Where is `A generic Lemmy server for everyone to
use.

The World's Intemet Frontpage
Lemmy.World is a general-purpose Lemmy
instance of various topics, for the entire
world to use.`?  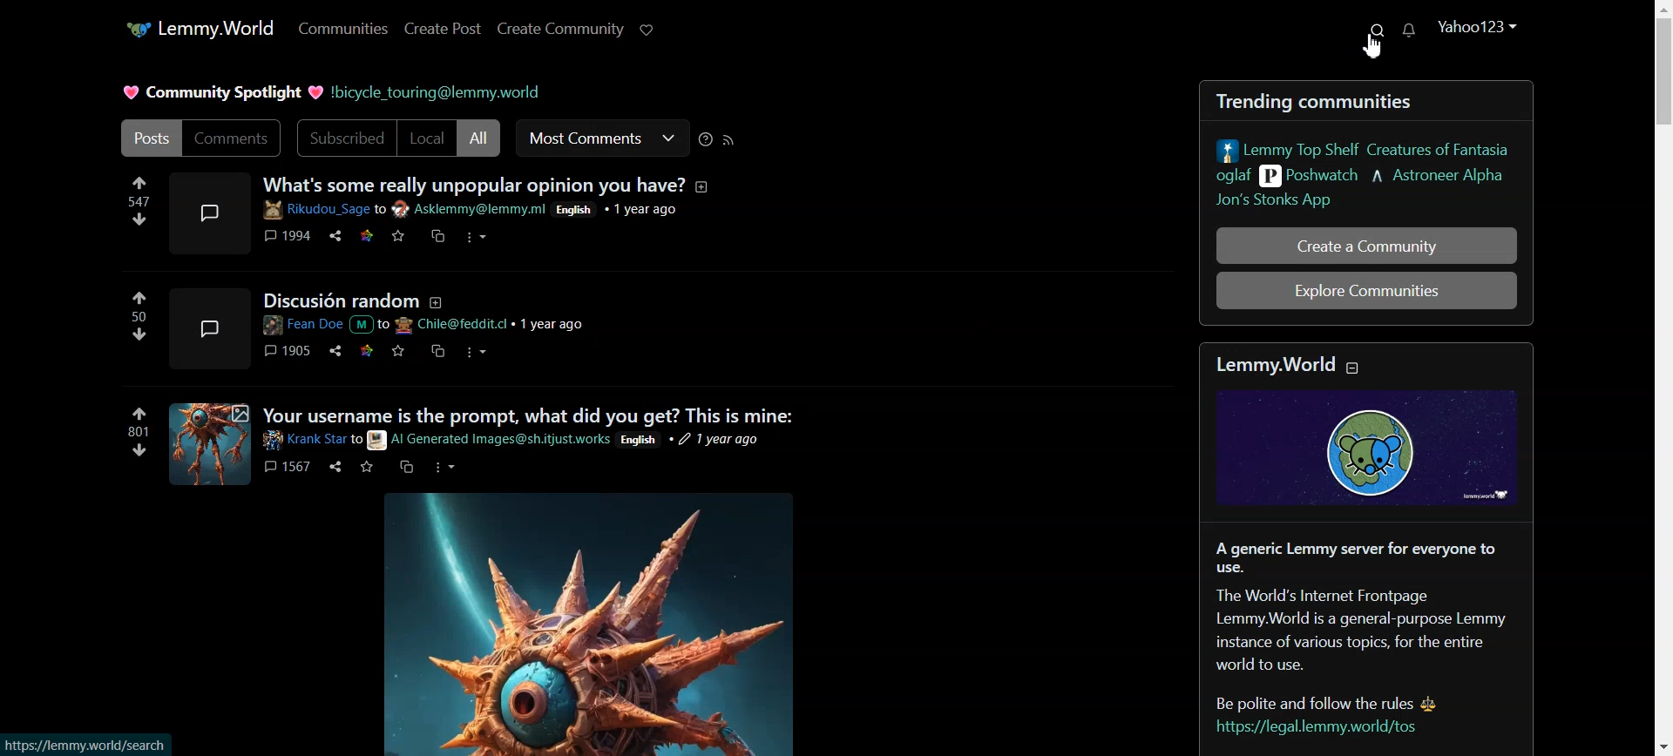 A generic Lemmy server for everyone to
use.

The World's Intemet Frontpage
Lemmy.World is a general-purpose Lemmy
instance of various topics, for the entire
world to use. is located at coordinates (1365, 605).